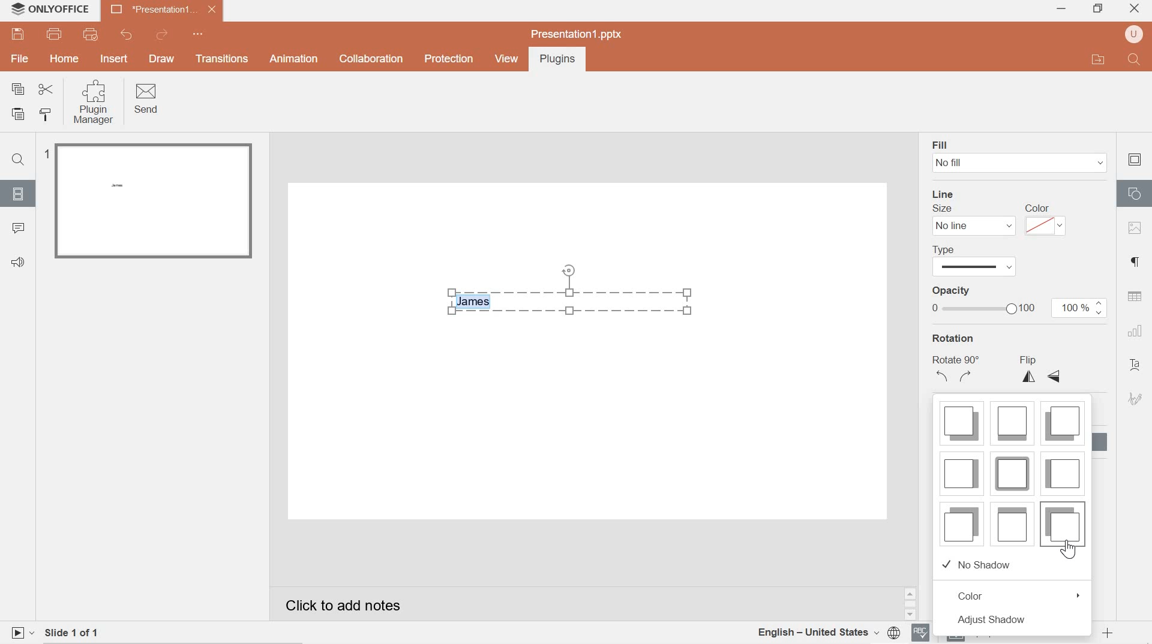  What do you see at coordinates (942, 209) in the screenshot?
I see `Size` at bounding box center [942, 209].